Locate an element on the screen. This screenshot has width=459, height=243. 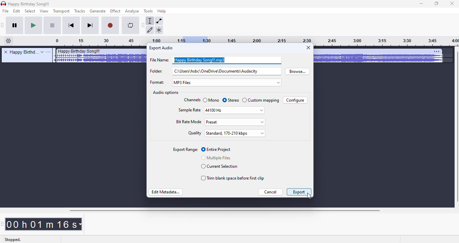
entire project is located at coordinates (216, 150).